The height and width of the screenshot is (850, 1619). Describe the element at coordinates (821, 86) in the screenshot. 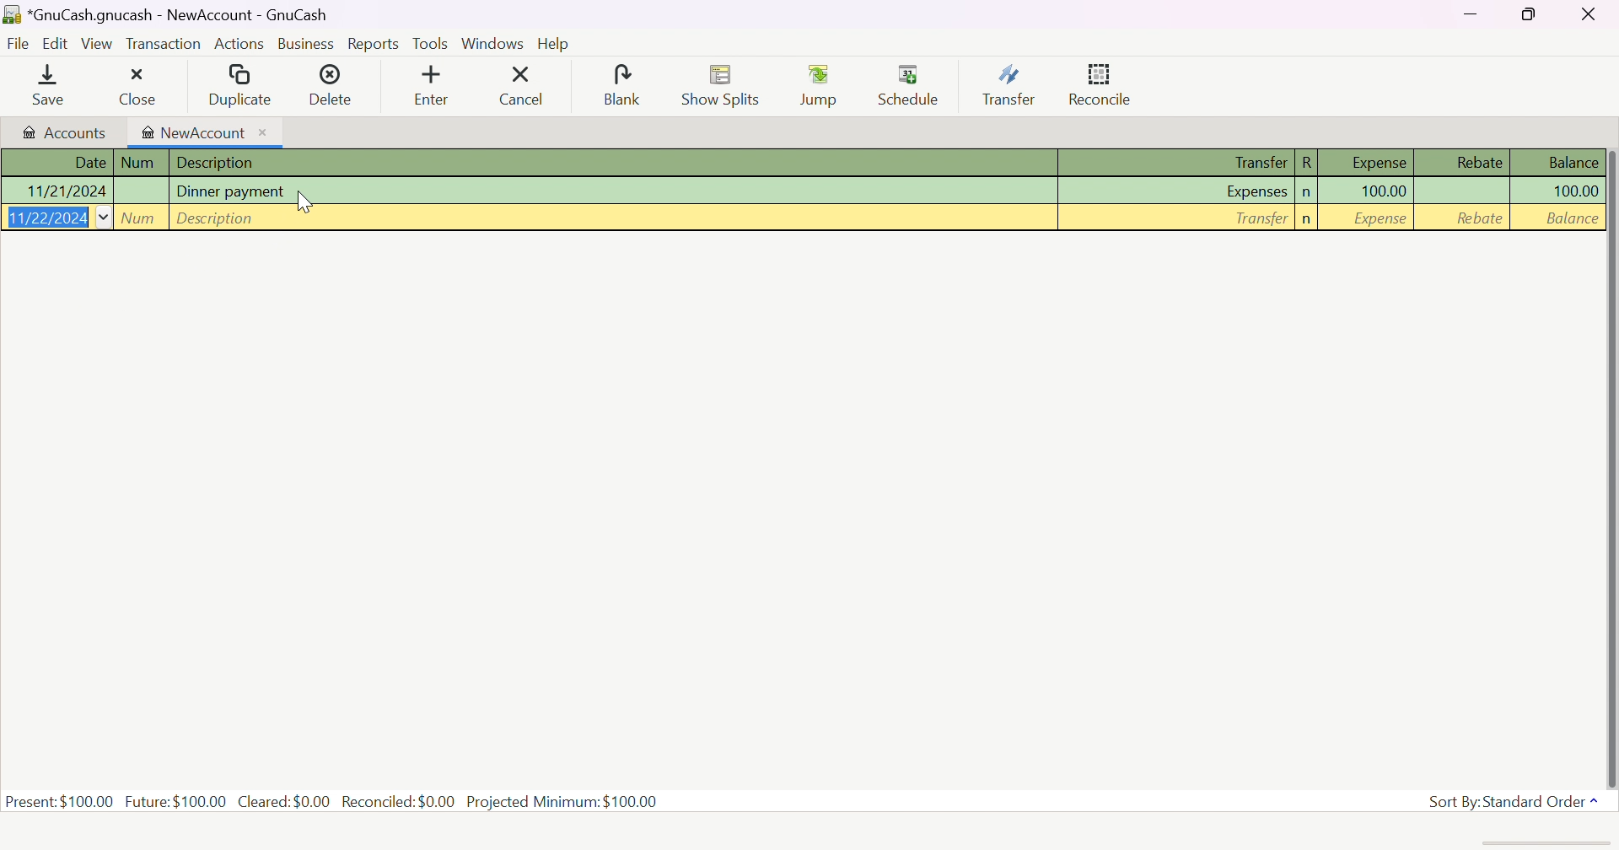

I see `Jump` at that location.